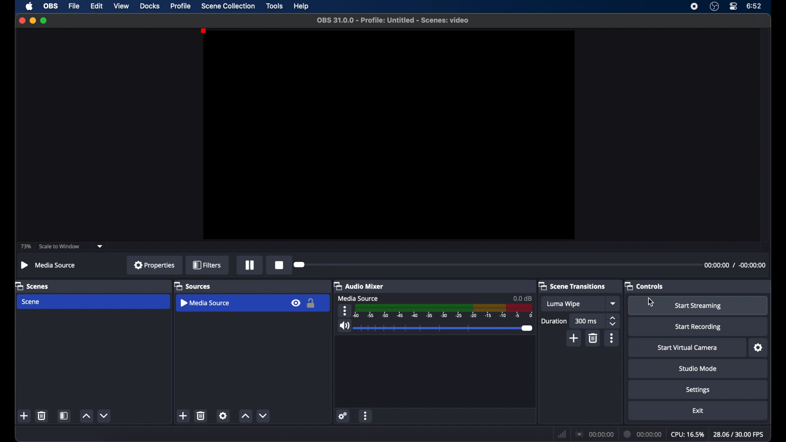 This screenshot has height=442, width=786. Describe the element at coordinates (759, 348) in the screenshot. I see `settings` at that location.